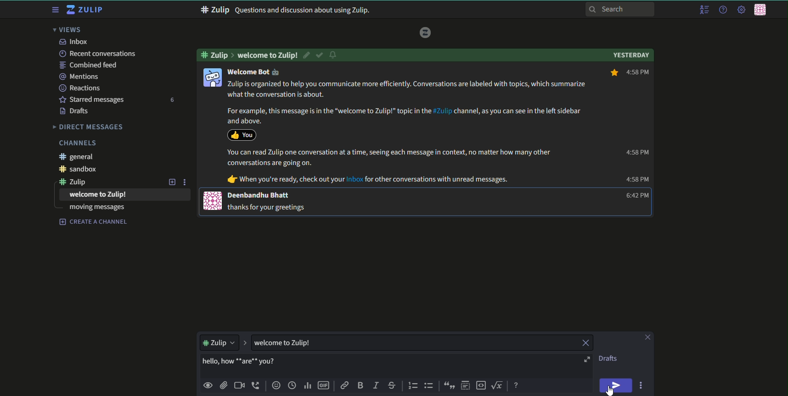 The image size is (788, 396). I want to click on upload files, so click(223, 385).